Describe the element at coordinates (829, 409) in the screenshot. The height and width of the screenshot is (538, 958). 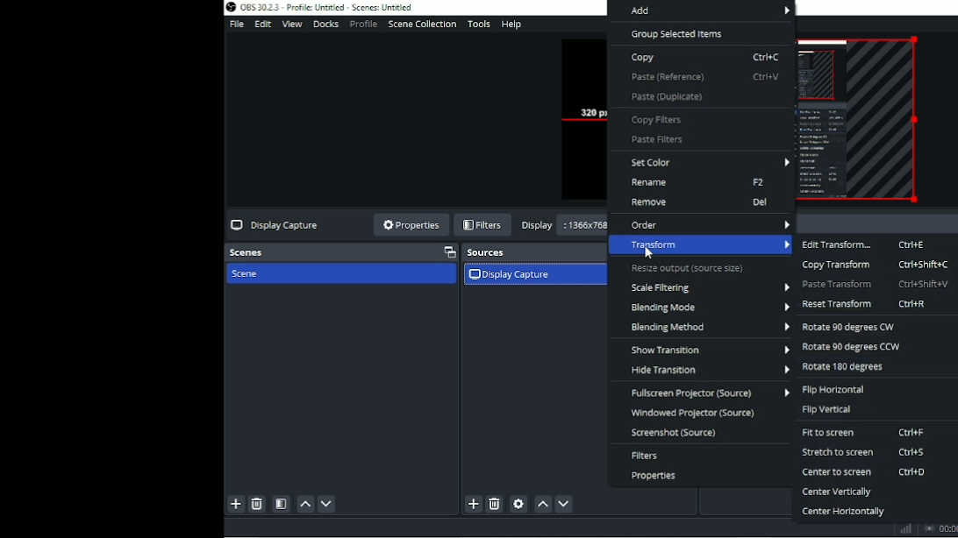
I see `Flip vertical` at that location.